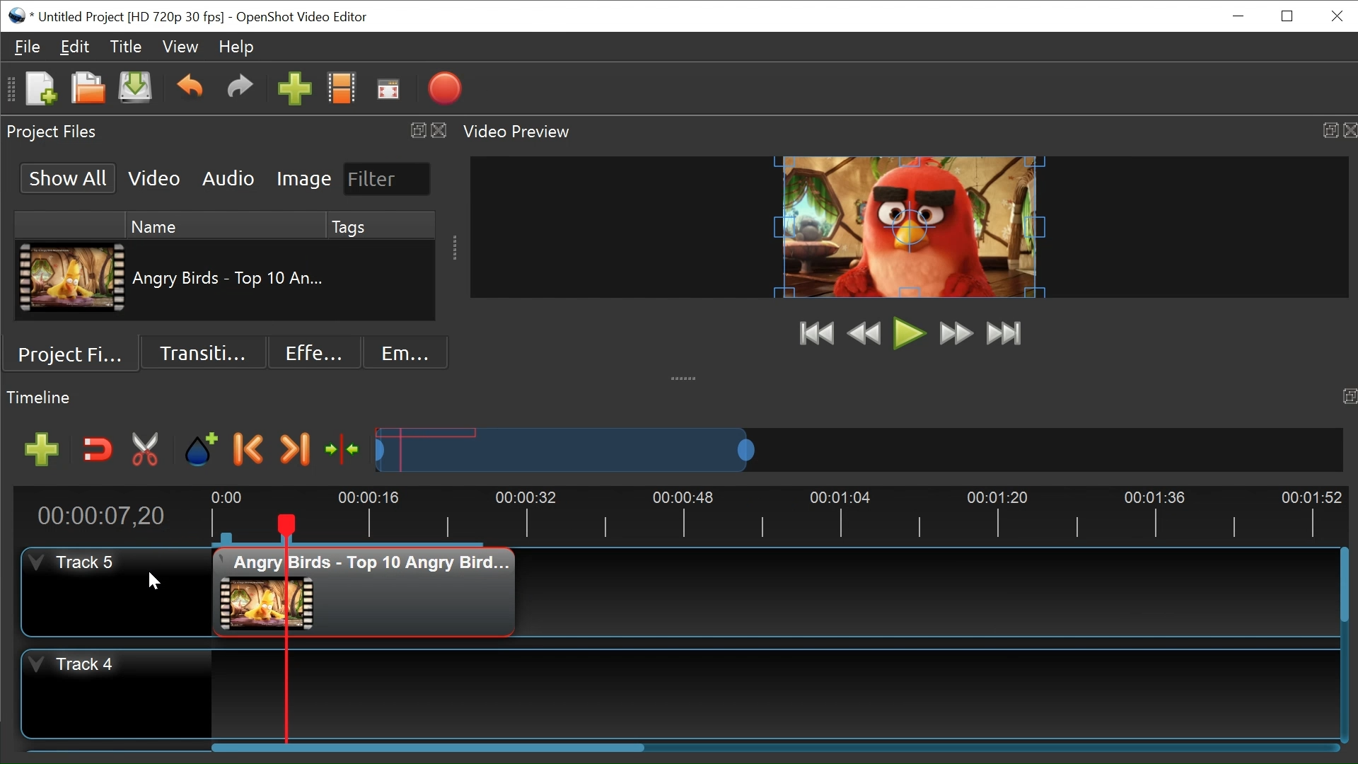 This screenshot has width=1358, height=764. I want to click on Save File, so click(135, 91).